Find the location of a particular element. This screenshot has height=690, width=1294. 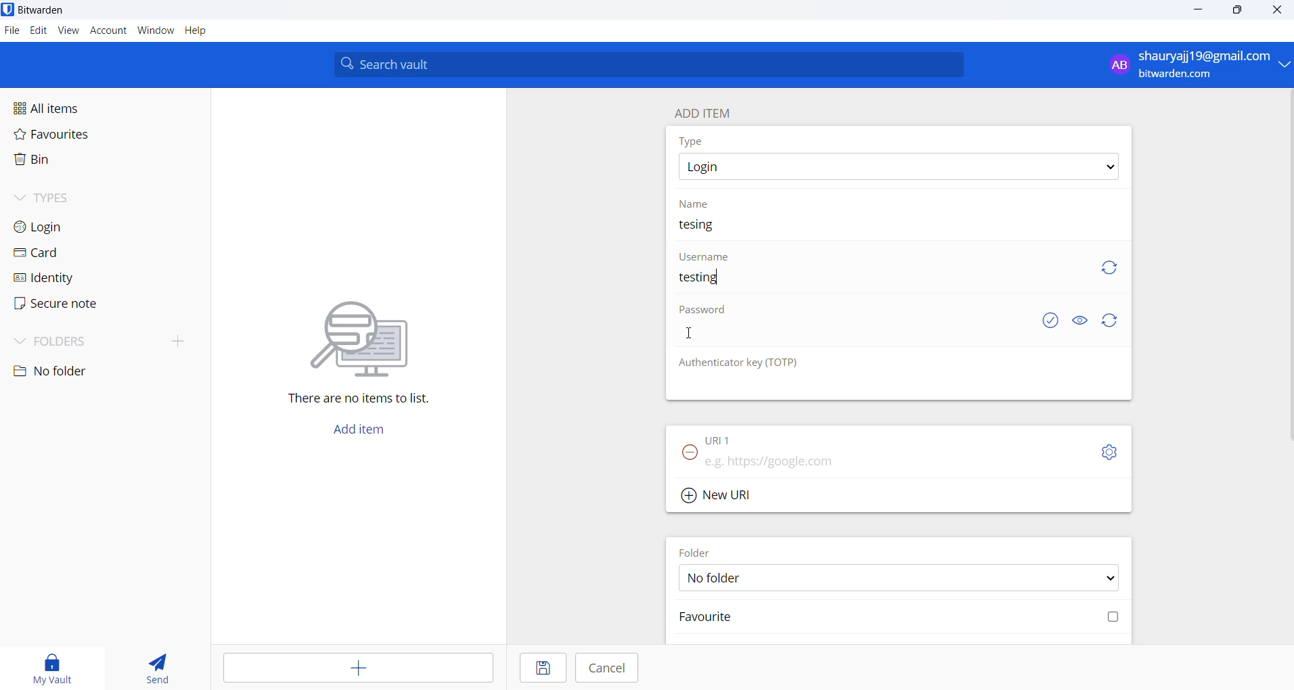

URL input box is located at coordinates (888, 460).